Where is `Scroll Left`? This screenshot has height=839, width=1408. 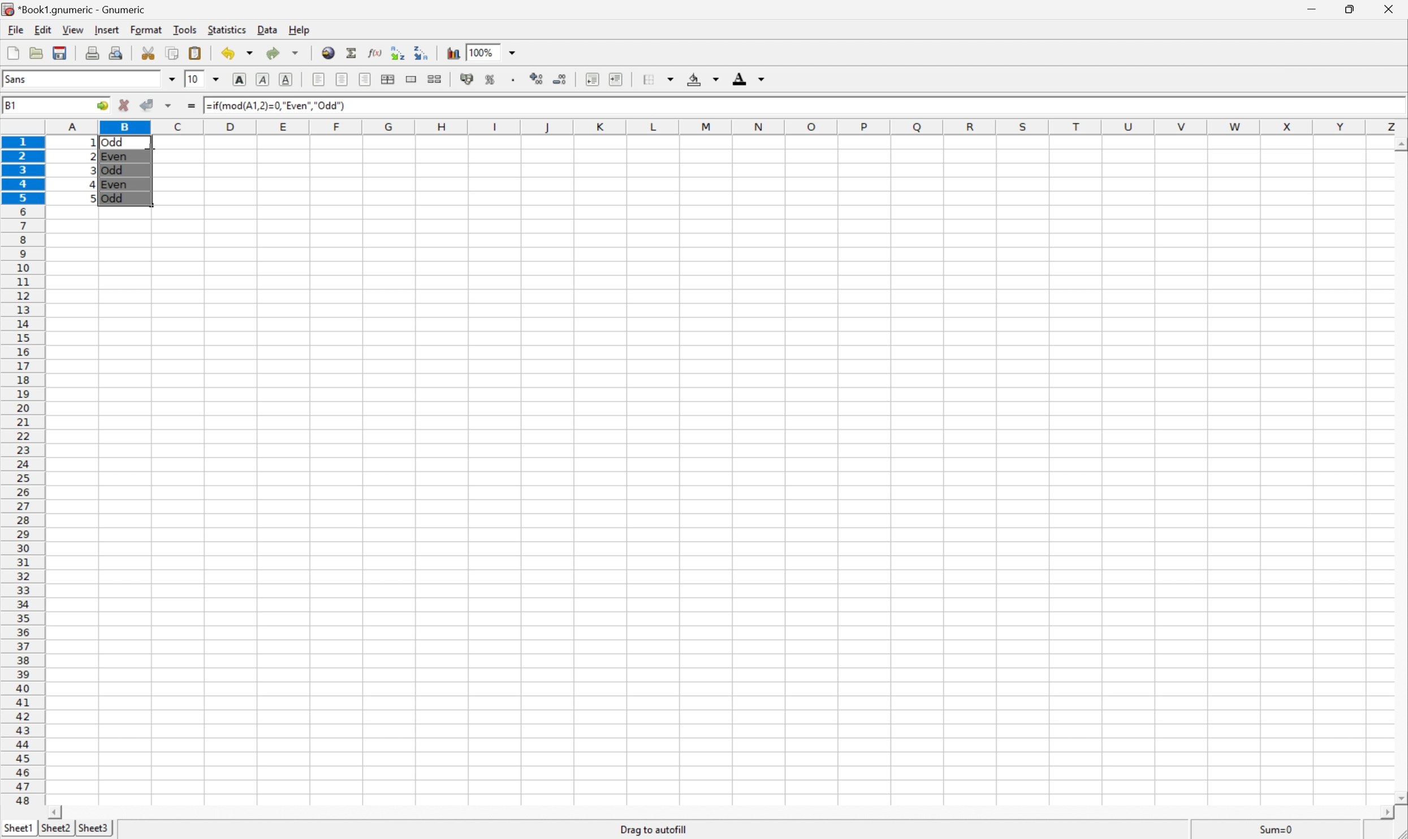
Scroll Left is located at coordinates (59, 811).